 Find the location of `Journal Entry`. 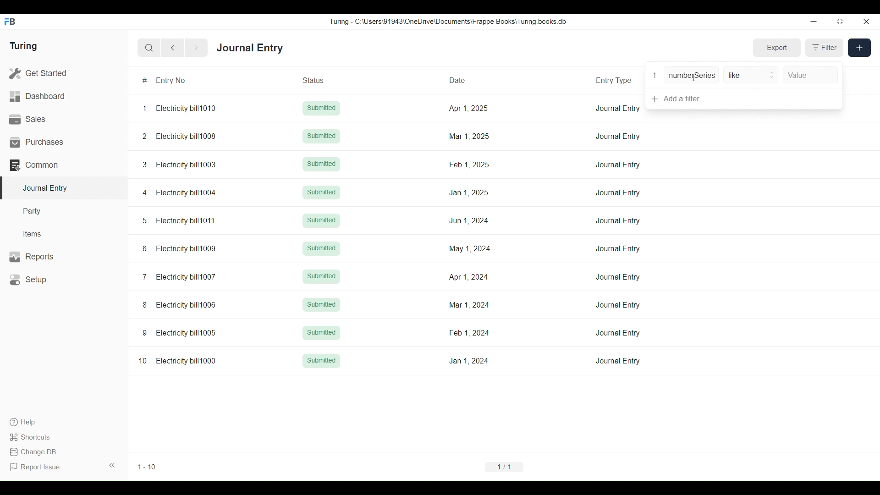

Journal Entry is located at coordinates (618, 249).